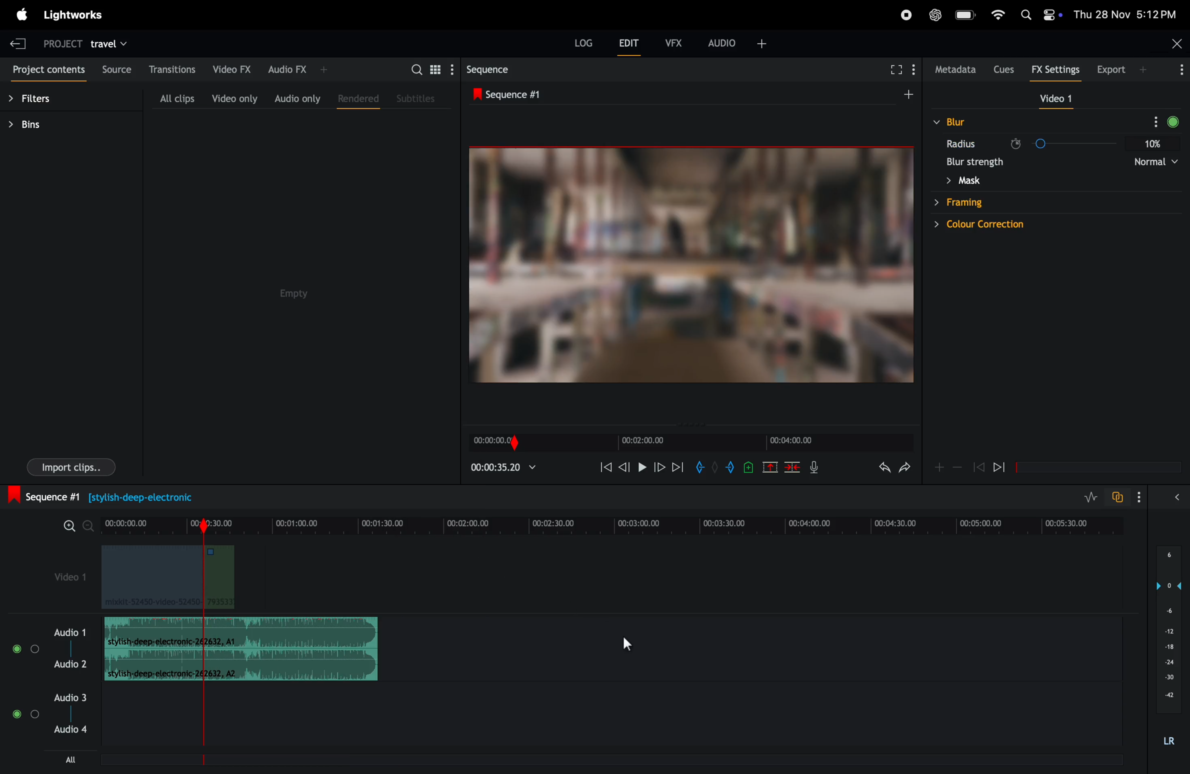 The width and height of the screenshot is (1190, 774). Describe the element at coordinates (166, 577) in the screenshot. I see `video clips` at that location.